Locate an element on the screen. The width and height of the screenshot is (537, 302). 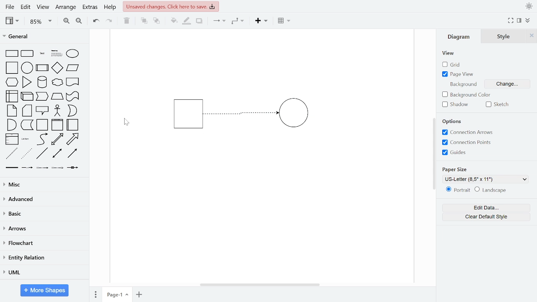
tape is located at coordinates (72, 96).